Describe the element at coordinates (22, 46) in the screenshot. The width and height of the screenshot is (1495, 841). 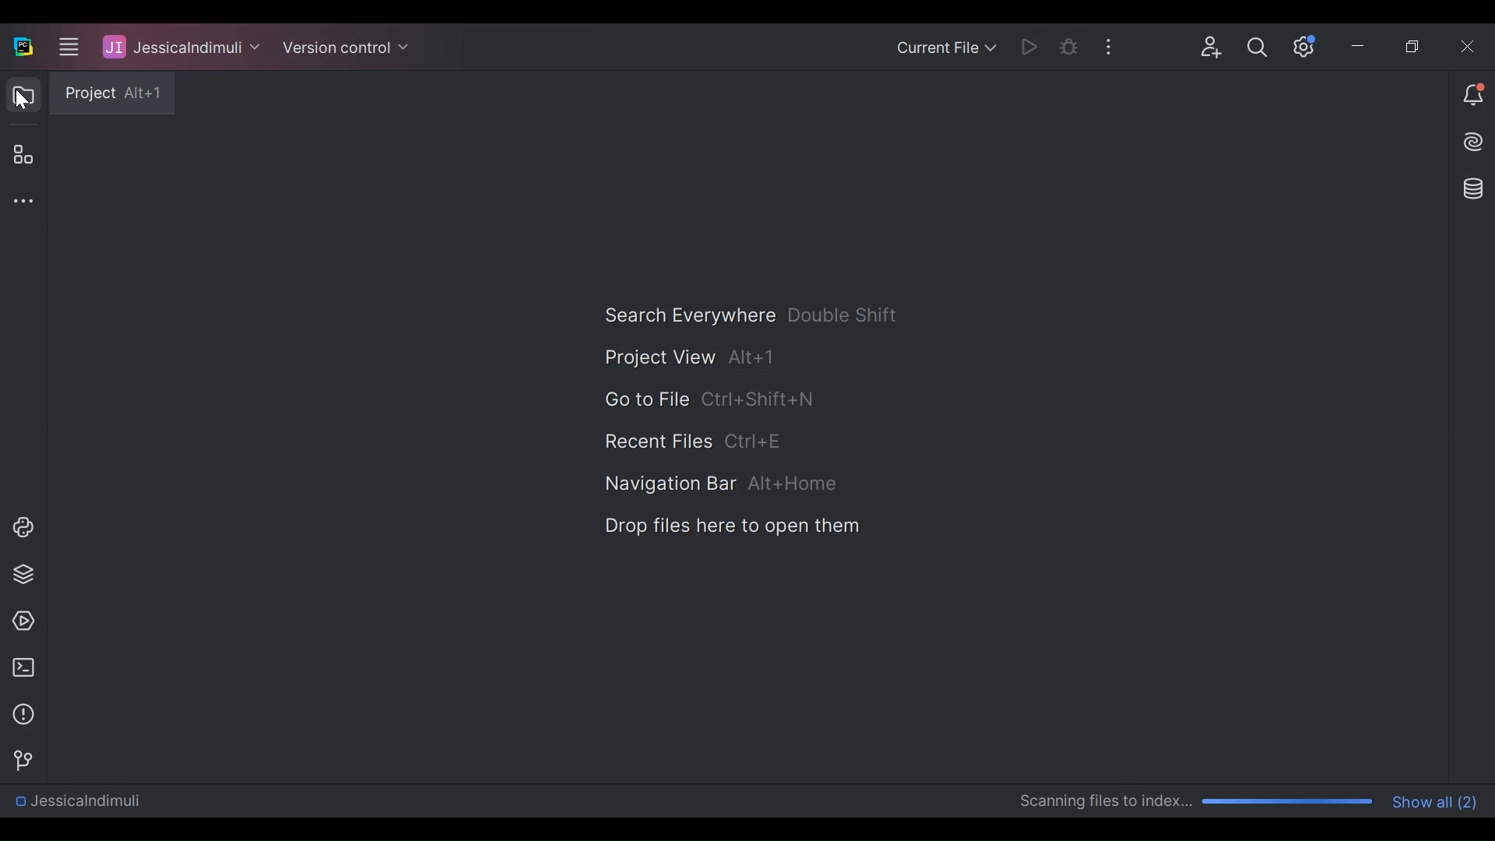
I see `PyCharm Desktop icon` at that location.